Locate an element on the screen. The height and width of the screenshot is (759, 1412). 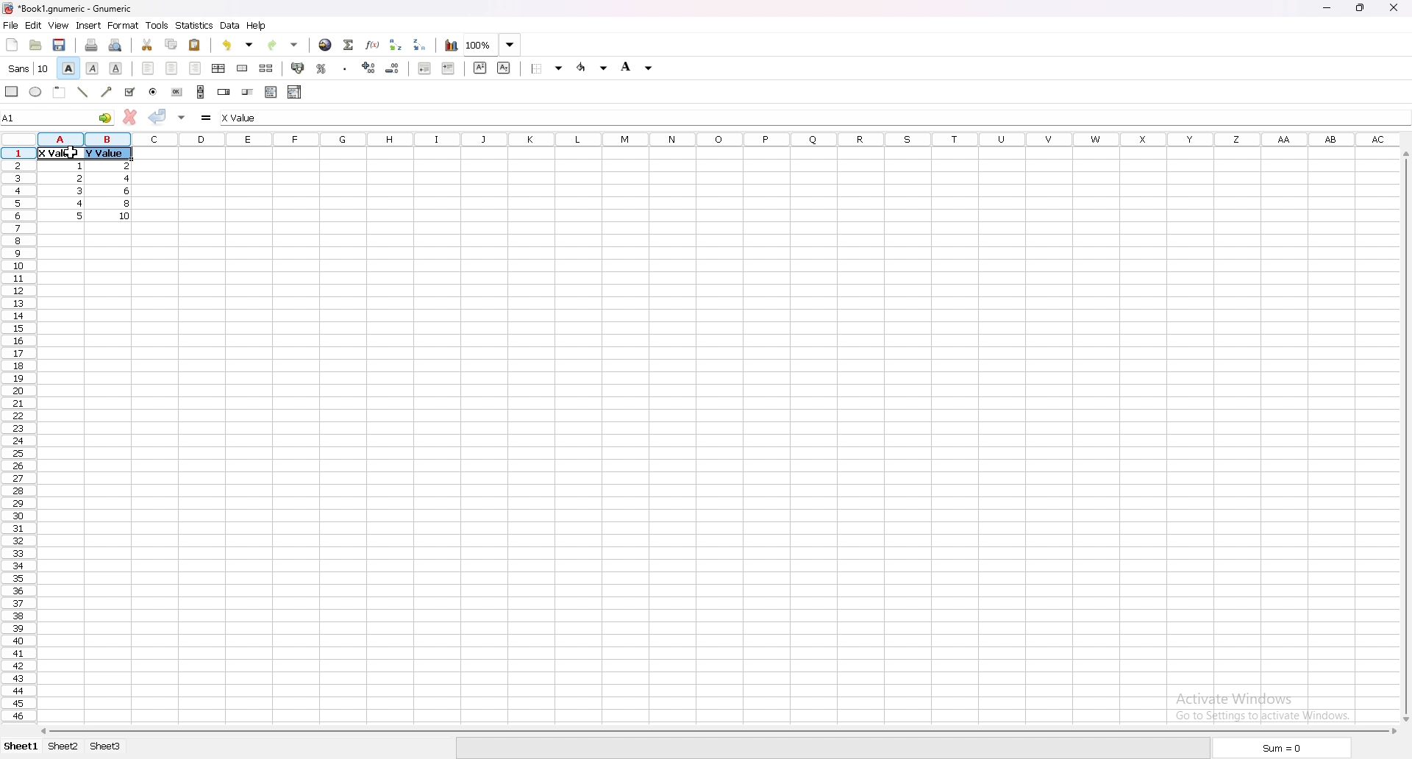
sheet 2 is located at coordinates (64, 747).